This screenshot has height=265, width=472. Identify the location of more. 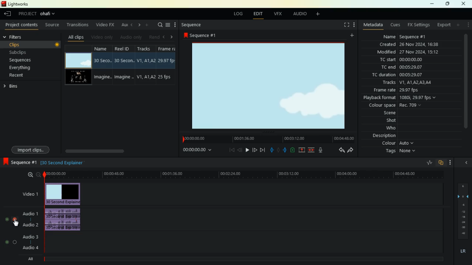
(450, 162).